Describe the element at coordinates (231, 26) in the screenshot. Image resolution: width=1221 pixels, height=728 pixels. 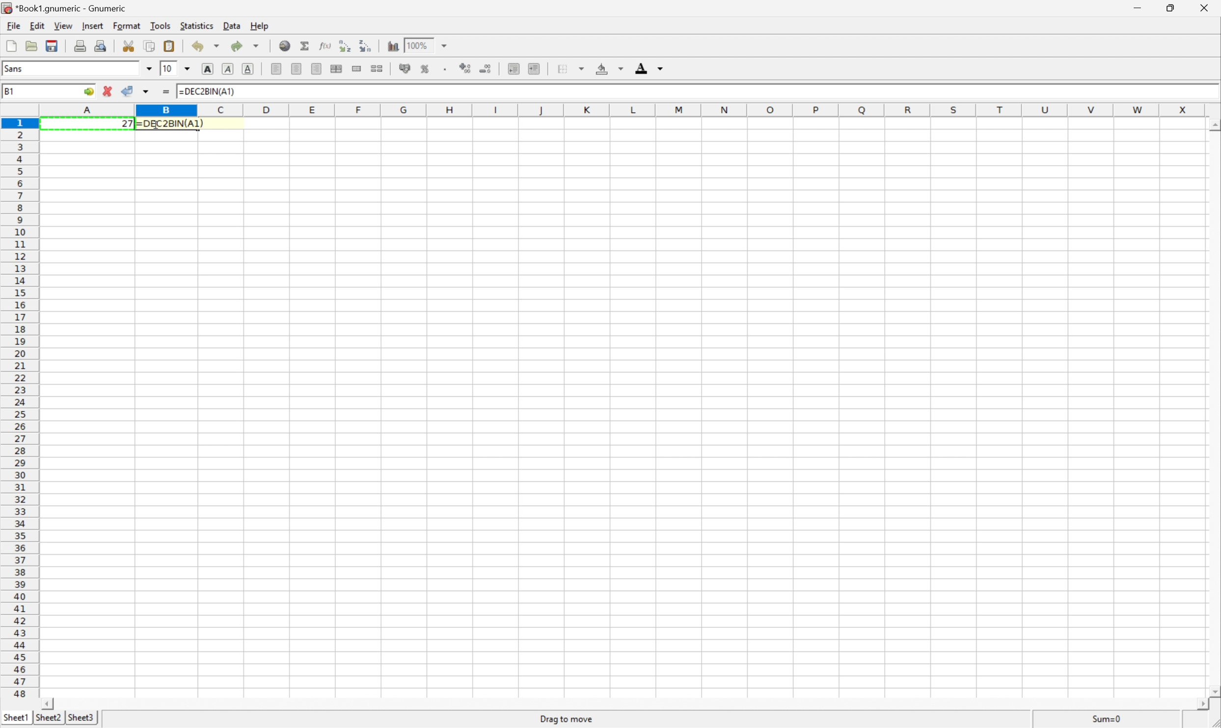
I see `Data` at that location.